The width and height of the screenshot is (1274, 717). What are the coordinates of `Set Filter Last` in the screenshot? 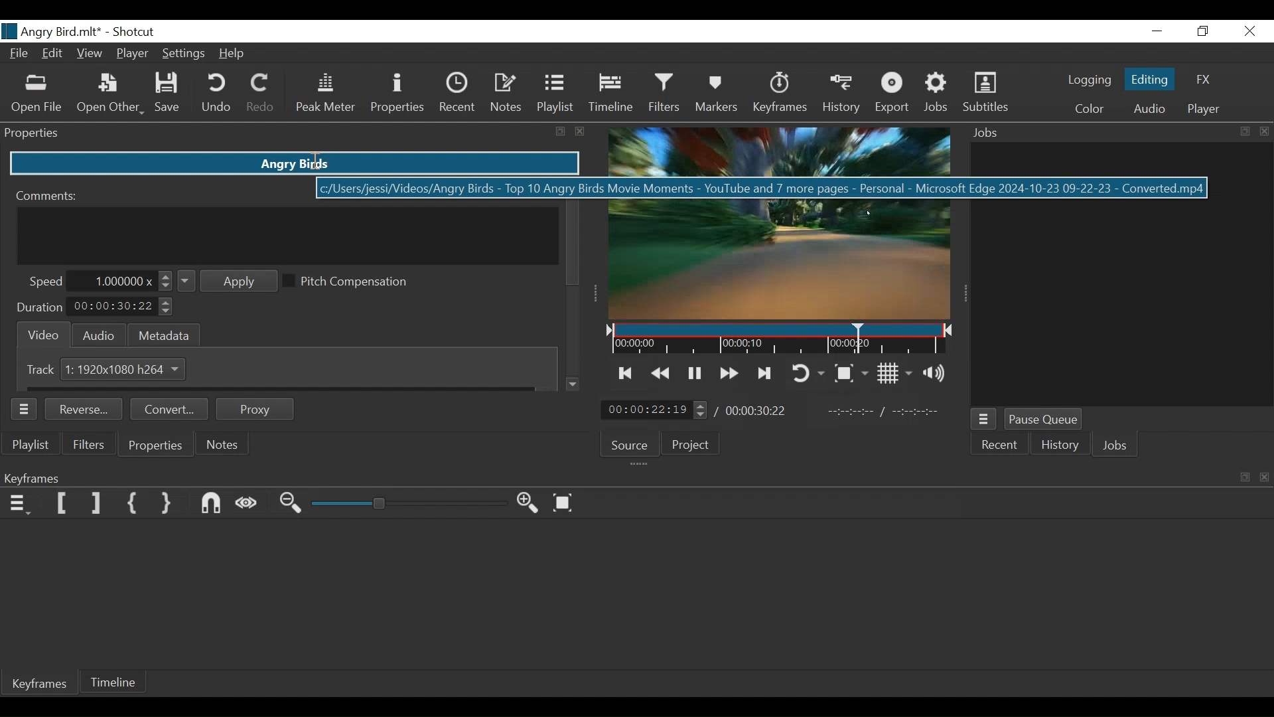 It's located at (98, 505).